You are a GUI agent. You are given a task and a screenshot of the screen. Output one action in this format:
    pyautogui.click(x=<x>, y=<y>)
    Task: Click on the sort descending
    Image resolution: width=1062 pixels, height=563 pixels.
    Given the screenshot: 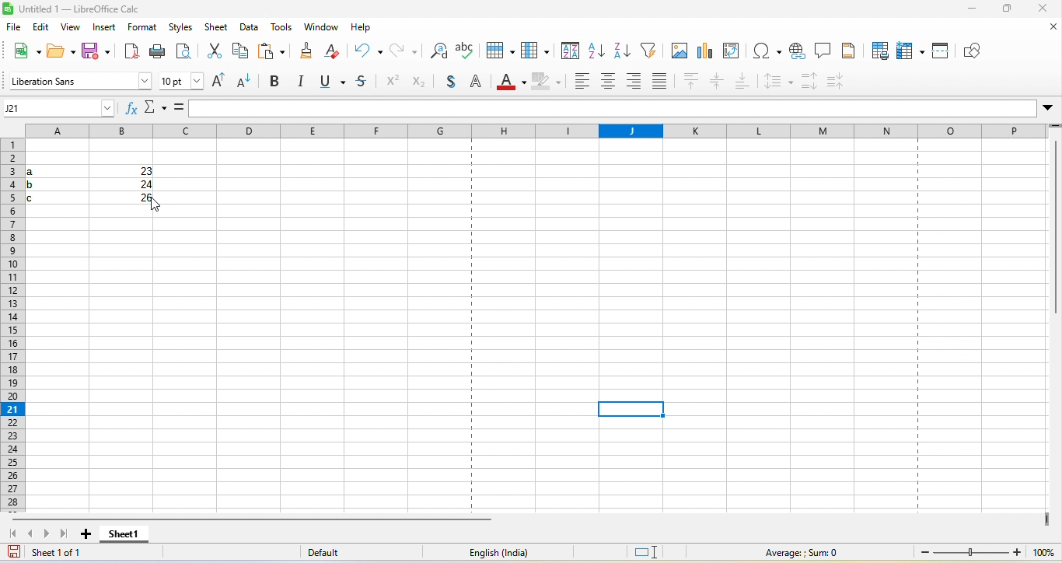 What is the action you would take?
    pyautogui.click(x=622, y=52)
    